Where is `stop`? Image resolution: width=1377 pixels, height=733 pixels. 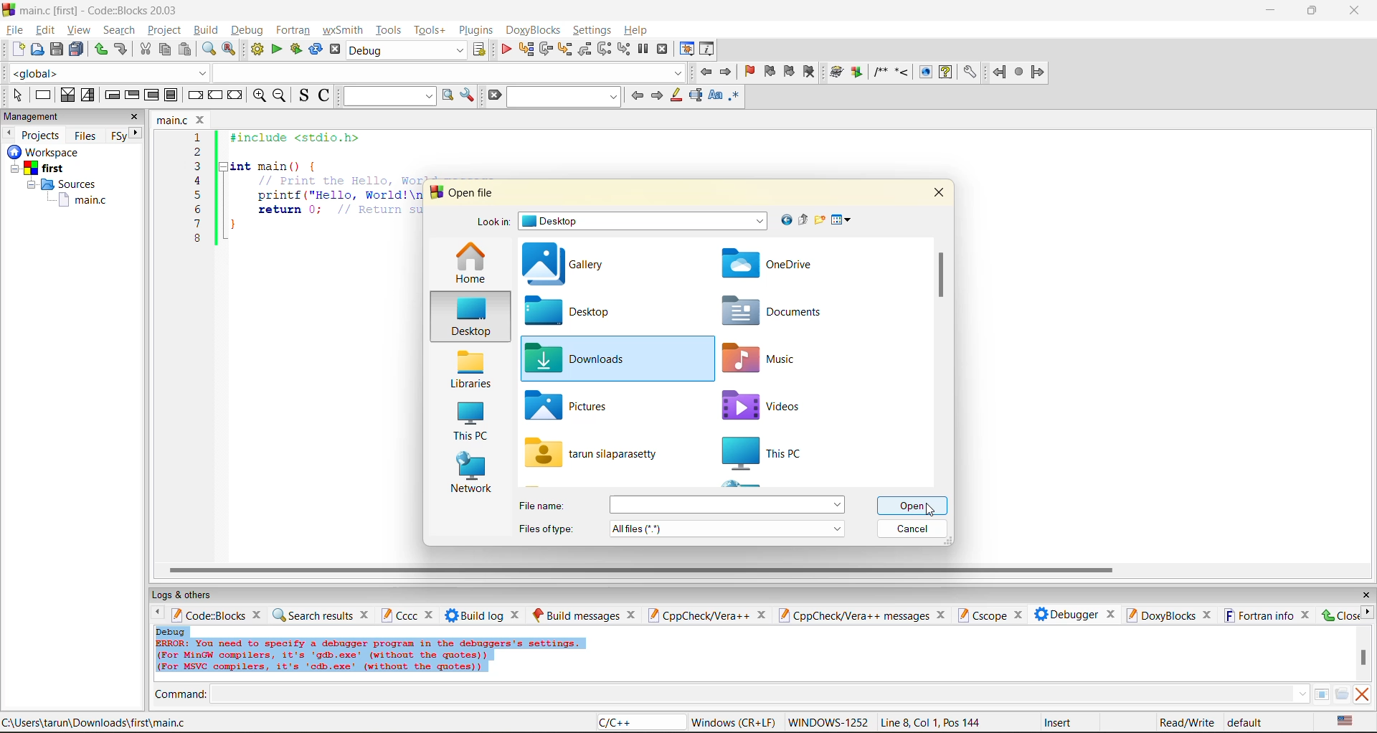 stop is located at coordinates (1020, 72).